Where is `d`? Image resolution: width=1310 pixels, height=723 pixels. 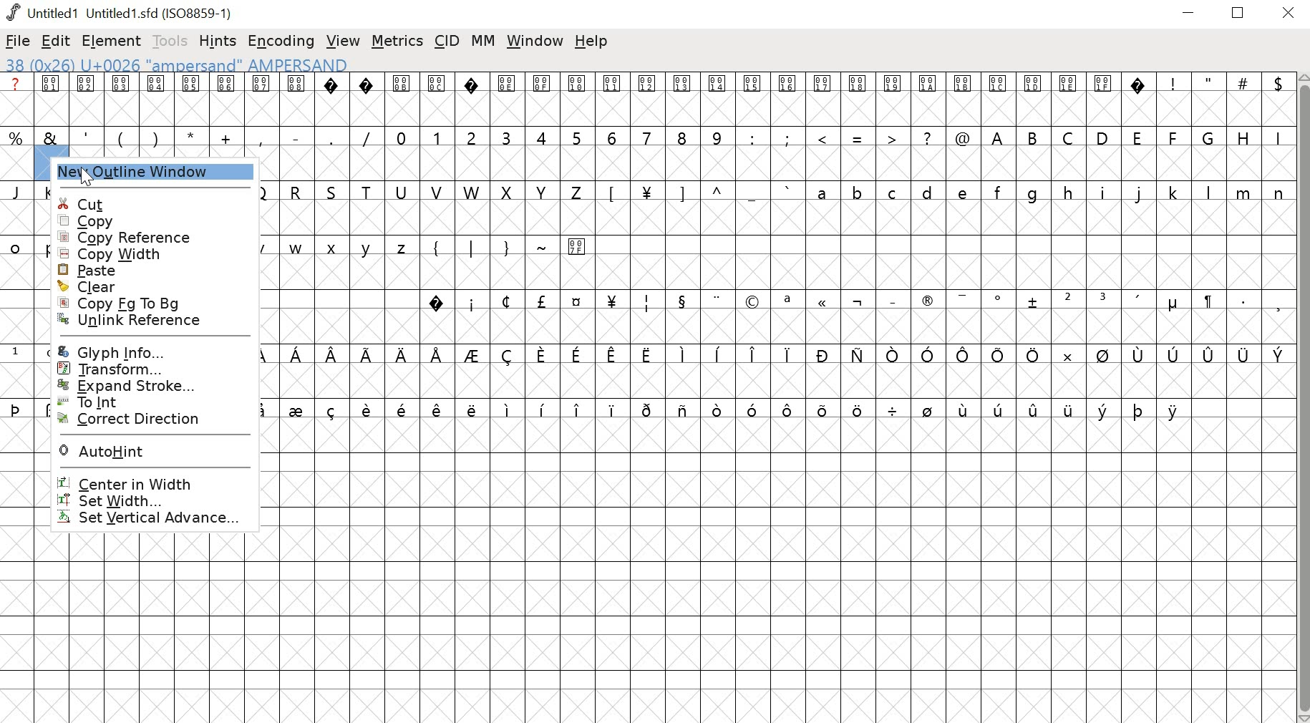
d is located at coordinates (928, 192).